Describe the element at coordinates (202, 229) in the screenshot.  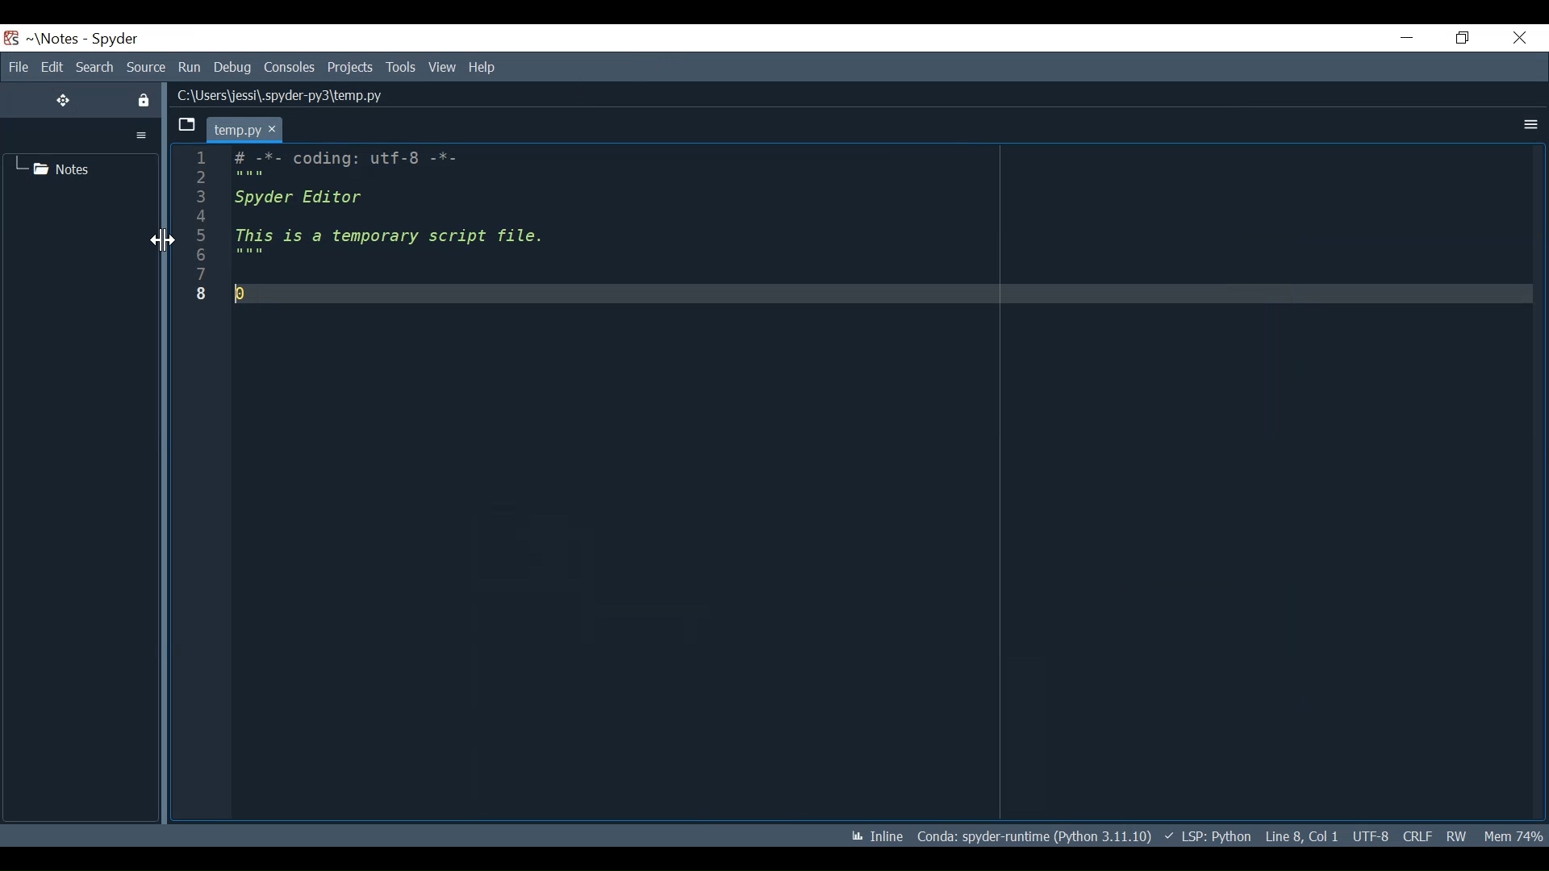
I see `line number` at that location.